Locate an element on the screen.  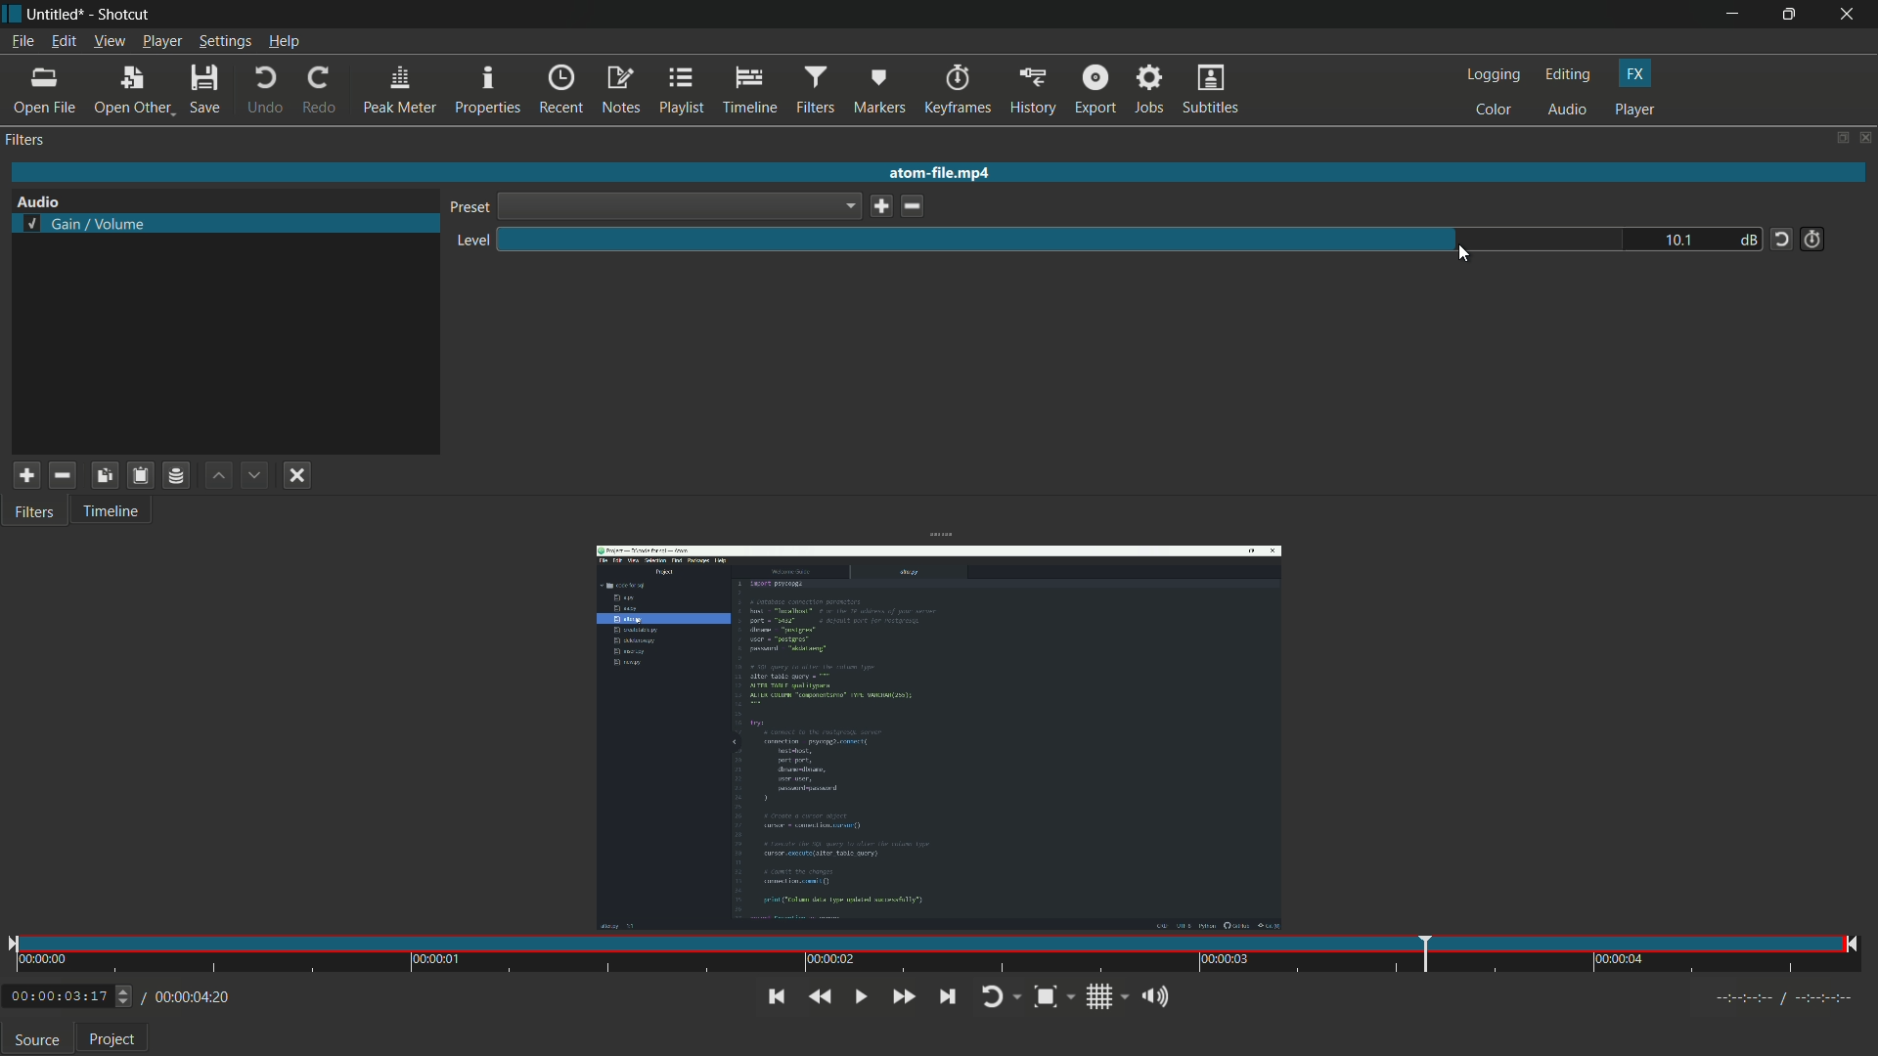
open other is located at coordinates (131, 91).